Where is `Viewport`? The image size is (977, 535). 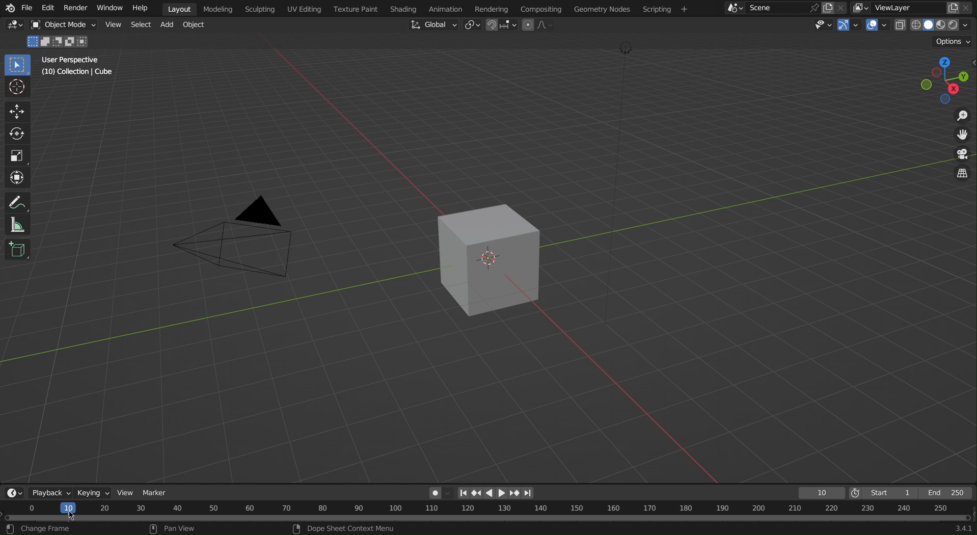
Viewport is located at coordinates (947, 80).